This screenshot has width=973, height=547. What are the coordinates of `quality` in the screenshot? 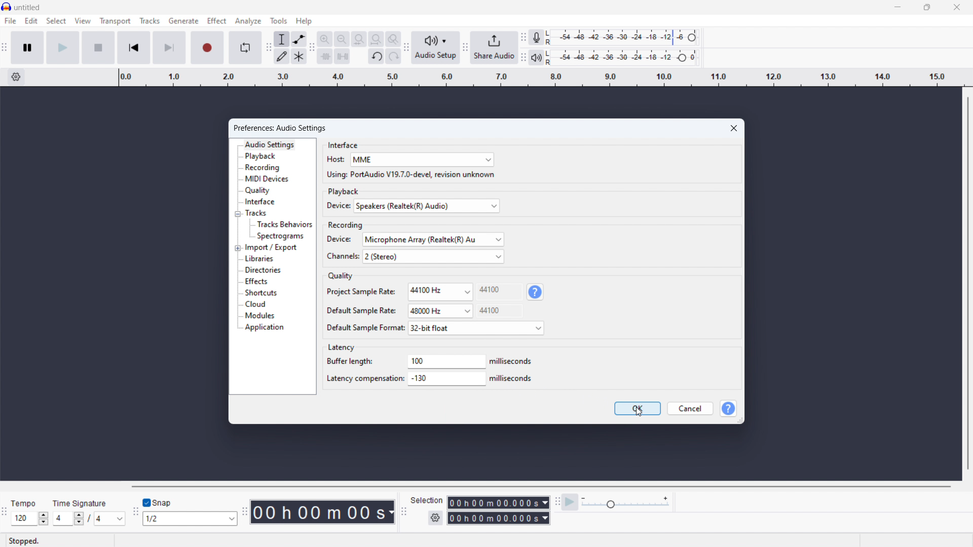 It's located at (340, 277).